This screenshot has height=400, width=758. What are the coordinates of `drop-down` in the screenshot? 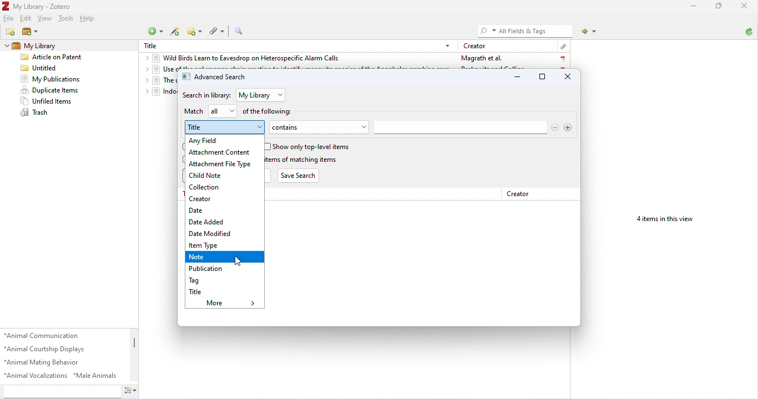 It's located at (260, 127).